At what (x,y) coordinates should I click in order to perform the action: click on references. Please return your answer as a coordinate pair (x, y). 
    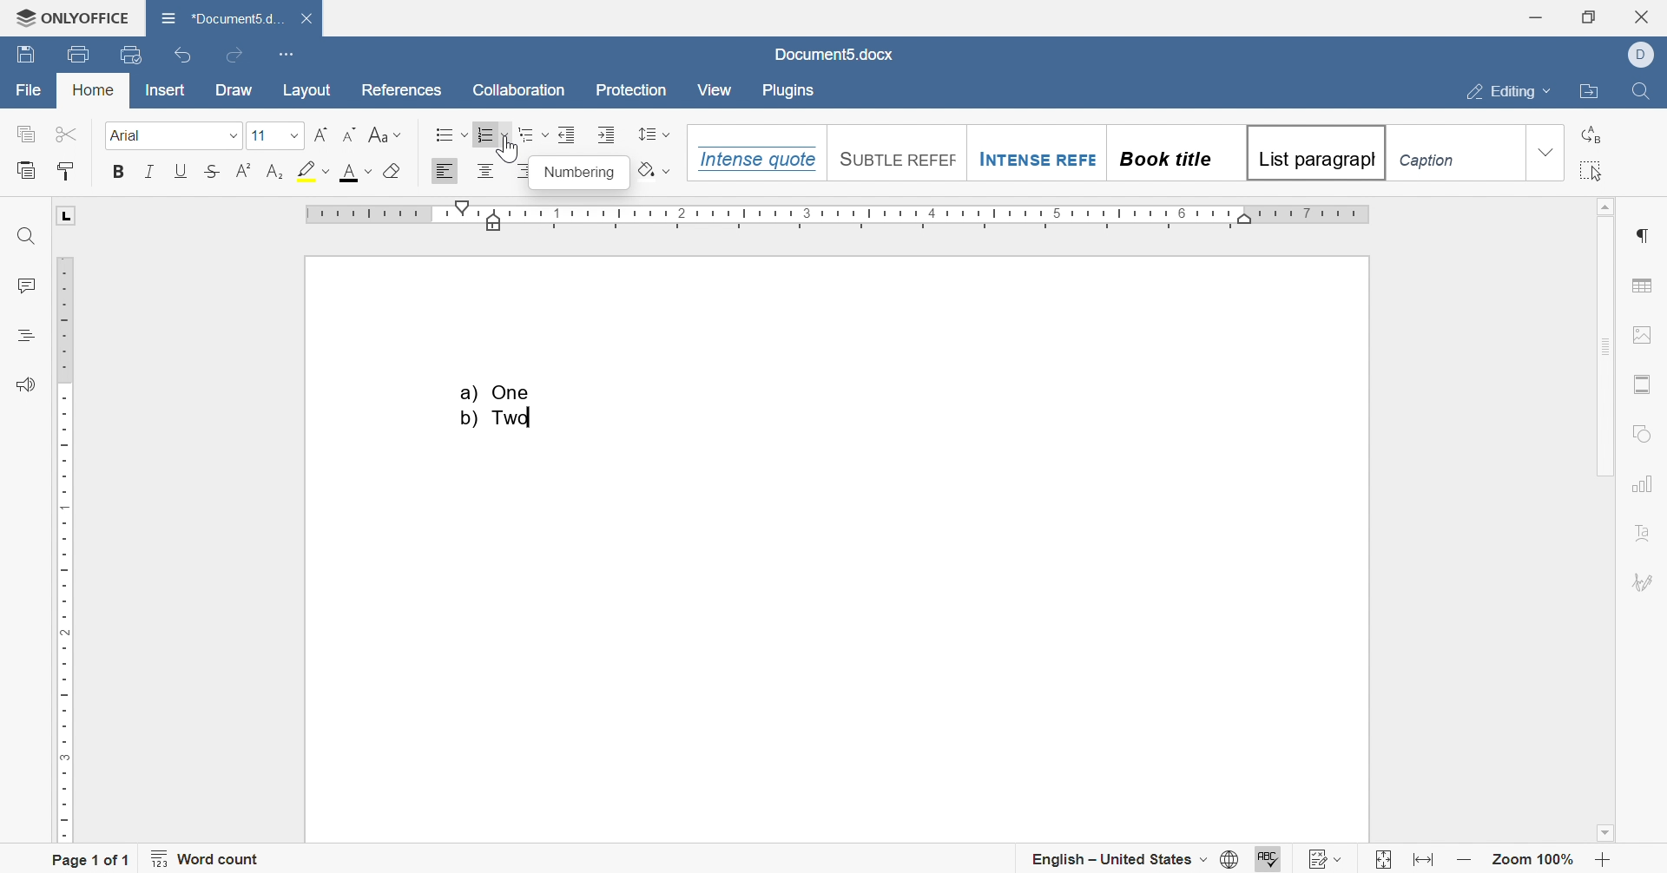
    Looking at the image, I should click on (401, 91).